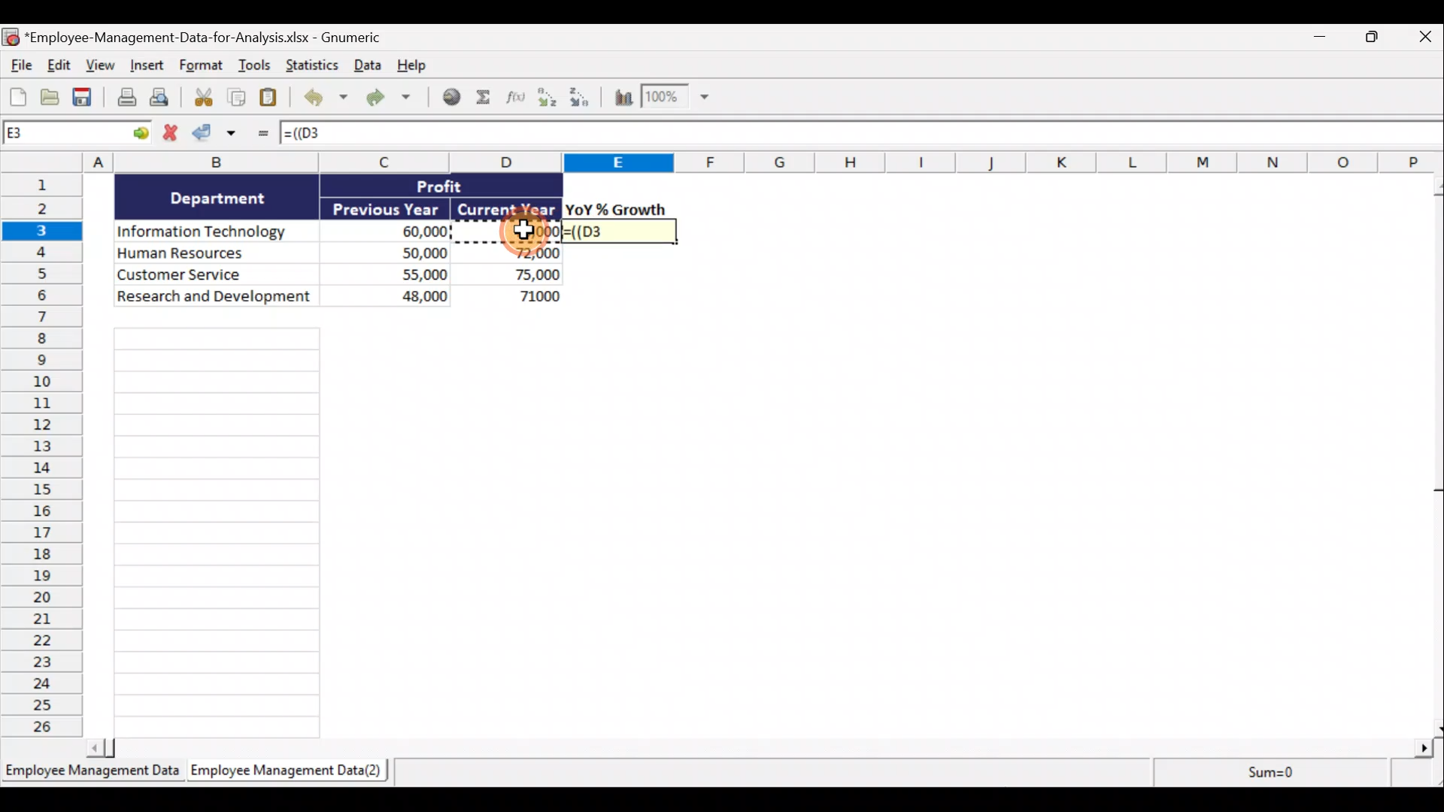  What do you see at coordinates (161, 98) in the screenshot?
I see `Print preview` at bounding box center [161, 98].